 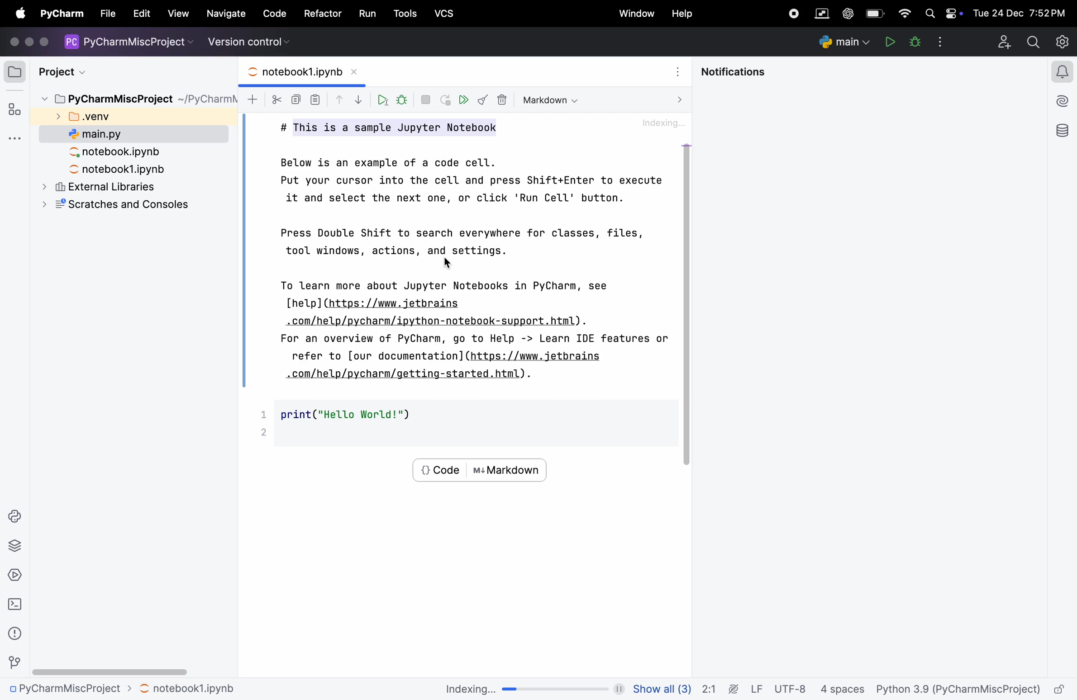 What do you see at coordinates (63, 72) in the screenshot?
I see `project` at bounding box center [63, 72].